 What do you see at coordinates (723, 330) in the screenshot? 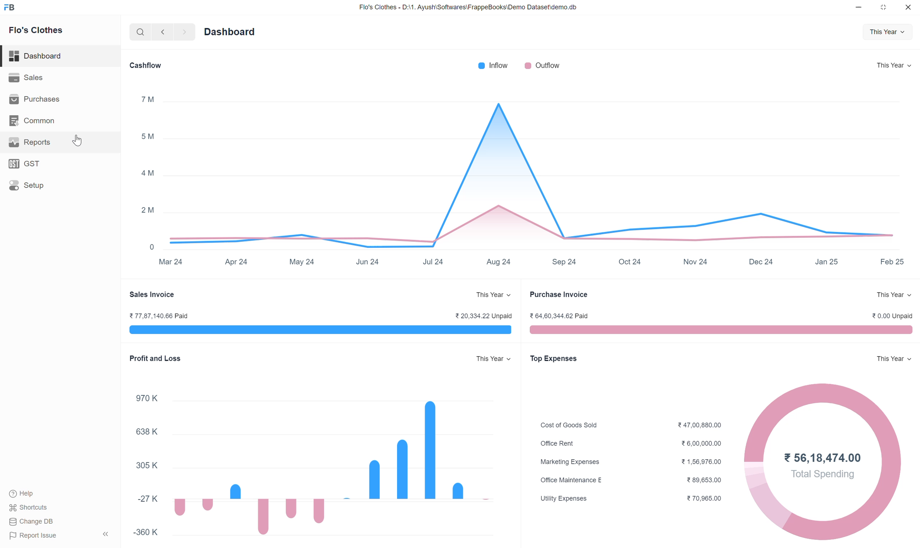
I see `purchase invoice` at bounding box center [723, 330].